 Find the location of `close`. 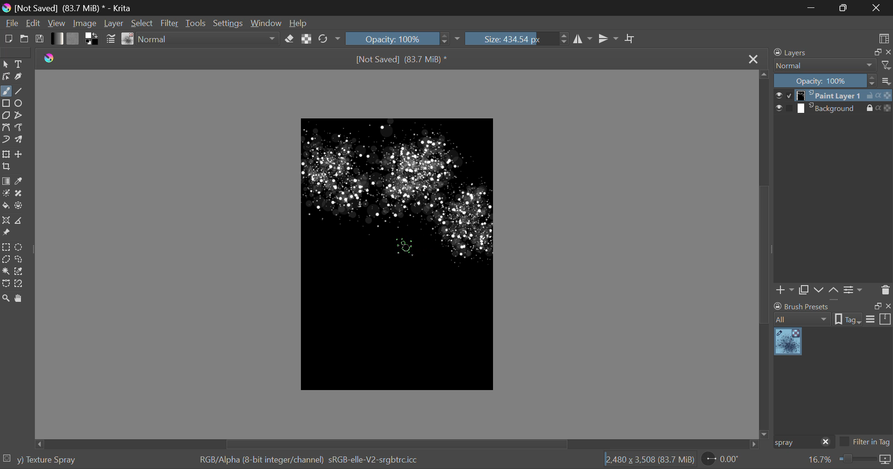

close is located at coordinates (887, 306).